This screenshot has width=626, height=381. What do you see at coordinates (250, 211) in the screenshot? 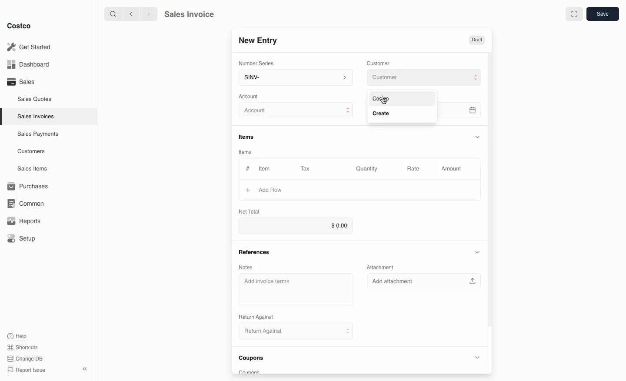
I see `Net Total` at bounding box center [250, 211].